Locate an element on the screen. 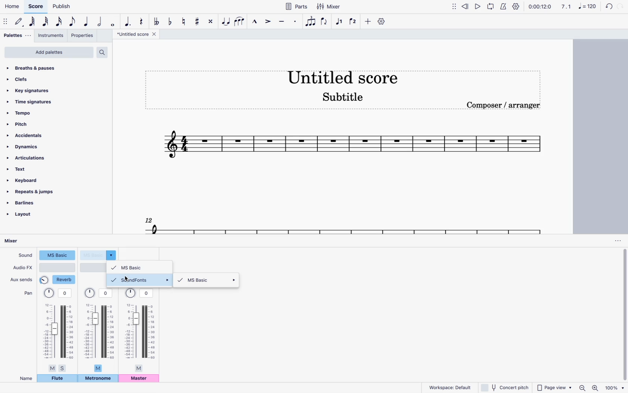 The height and width of the screenshot is (393, 628). settings is located at coordinates (515, 6).